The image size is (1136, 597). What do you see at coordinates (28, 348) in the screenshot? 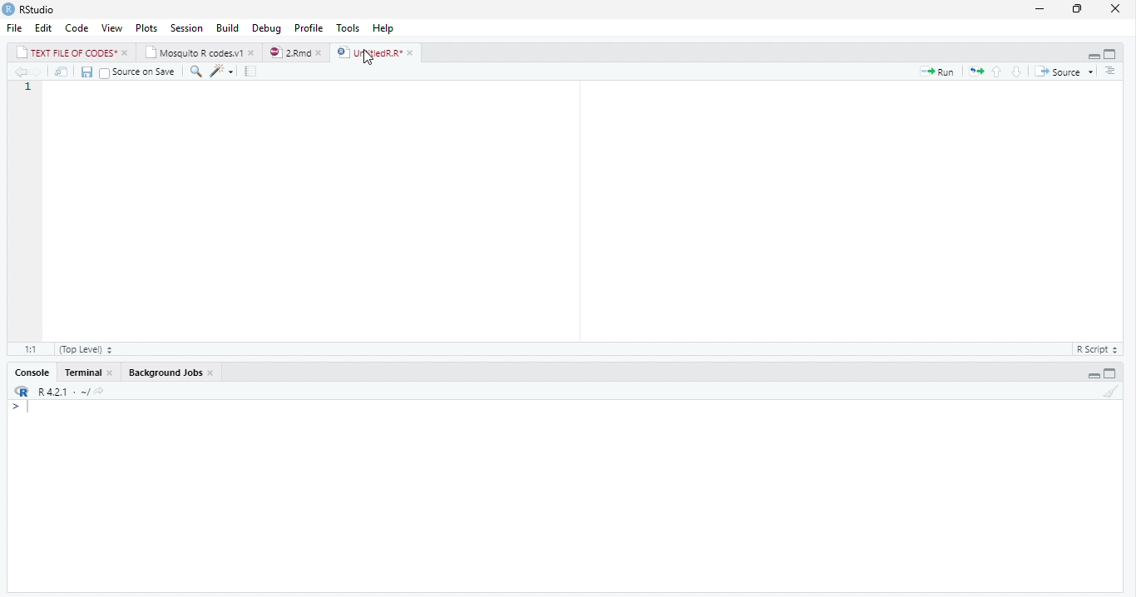
I see `1:1` at bounding box center [28, 348].